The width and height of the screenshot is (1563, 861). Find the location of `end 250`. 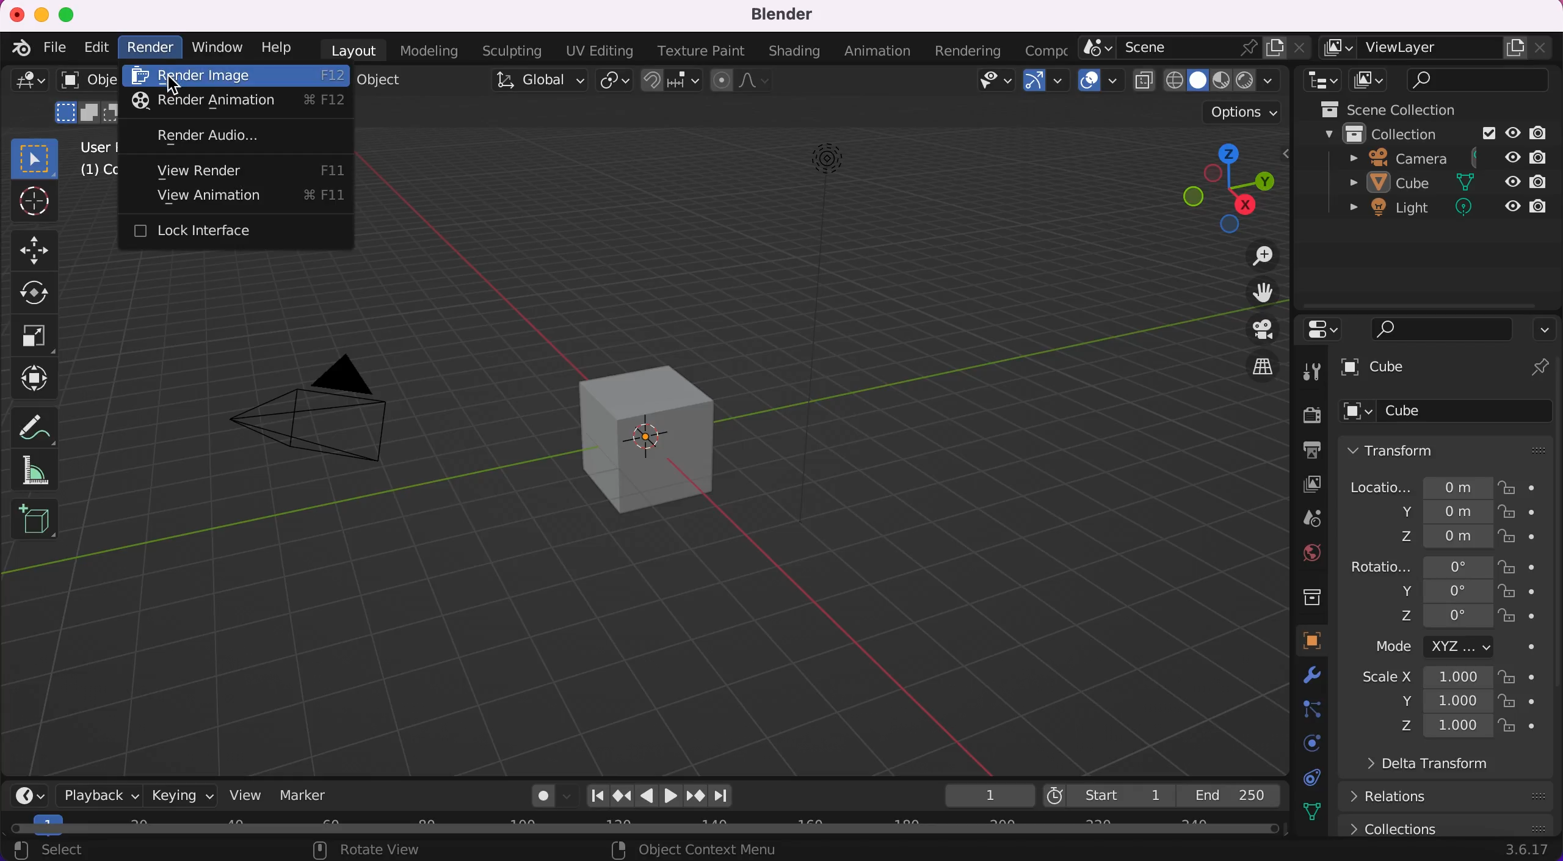

end 250 is located at coordinates (1231, 796).